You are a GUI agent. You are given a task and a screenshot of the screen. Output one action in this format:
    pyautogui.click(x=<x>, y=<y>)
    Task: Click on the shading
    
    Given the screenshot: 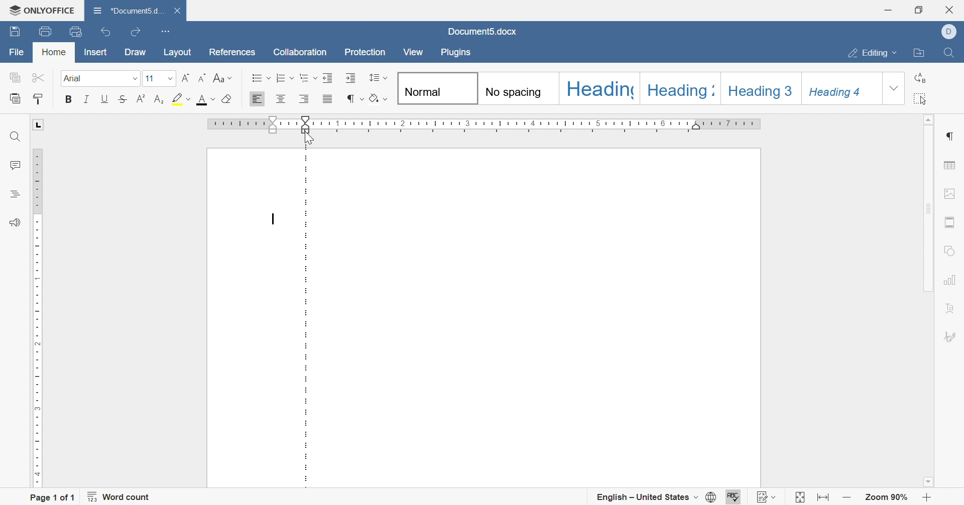 What is the action you would take?
    pyautogui.click(x=380, y=100)
    